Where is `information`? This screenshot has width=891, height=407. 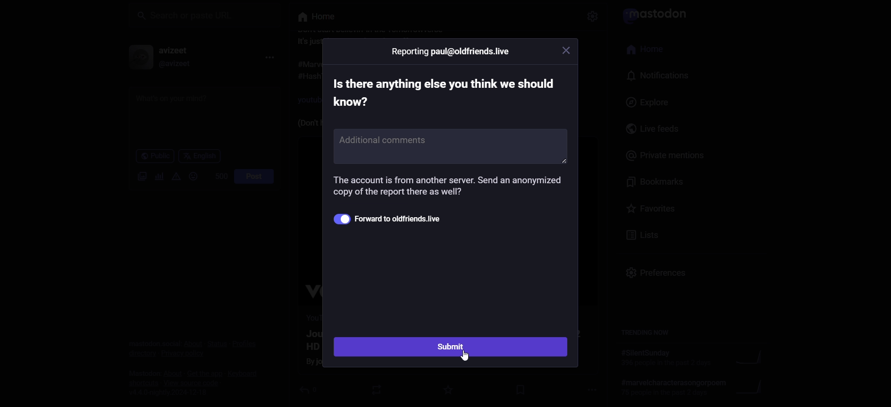
information is located at coordinates (454, 188).